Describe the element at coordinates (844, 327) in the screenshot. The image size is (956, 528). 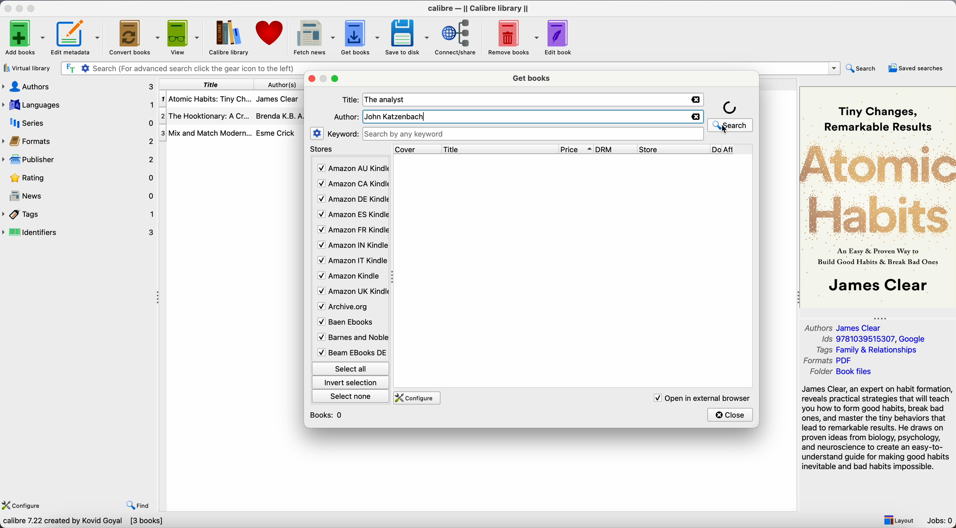
I see `Authors James Clear` at that location.